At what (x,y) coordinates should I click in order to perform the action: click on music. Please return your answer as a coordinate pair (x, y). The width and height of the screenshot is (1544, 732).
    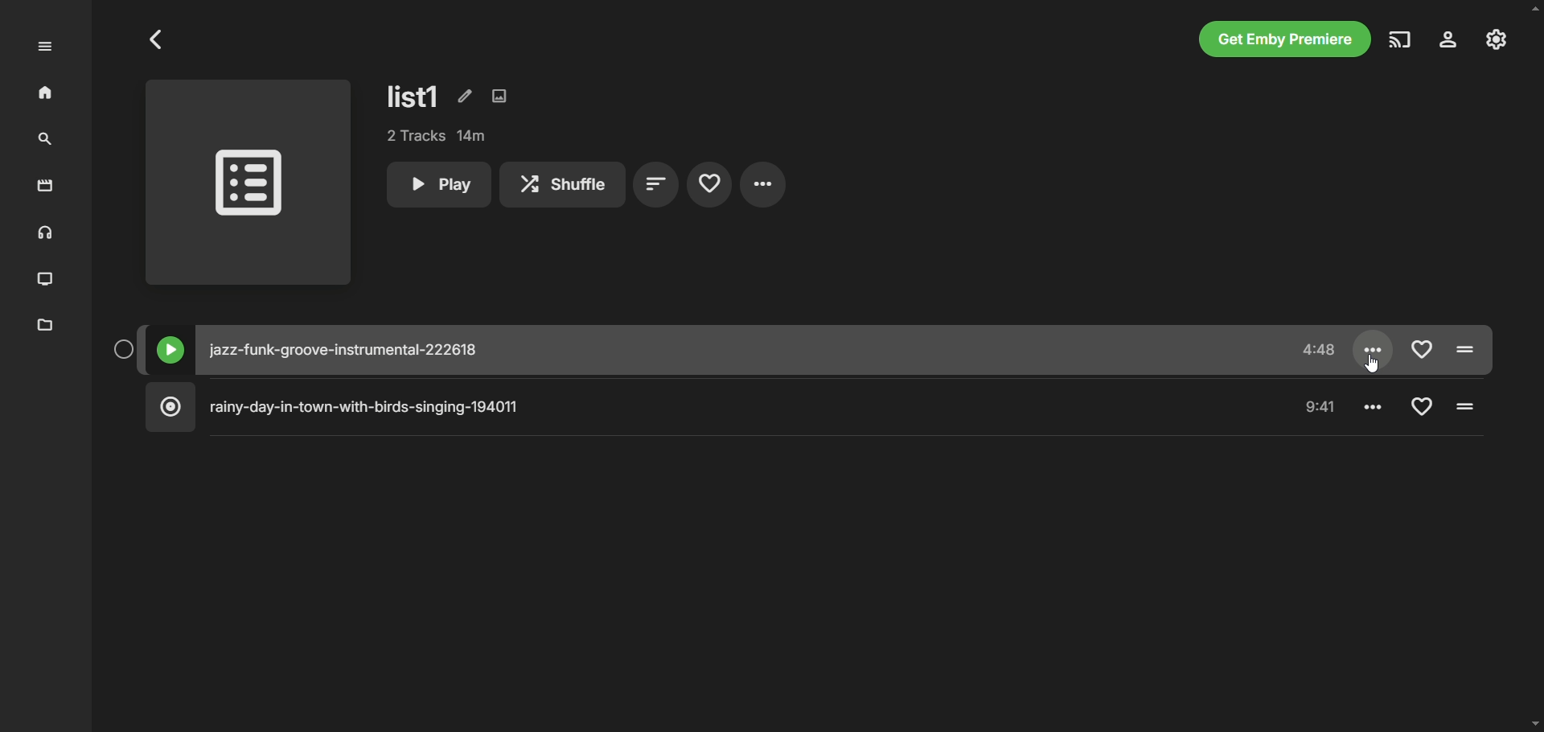
    Looking at the image, I should click on (43, 234).